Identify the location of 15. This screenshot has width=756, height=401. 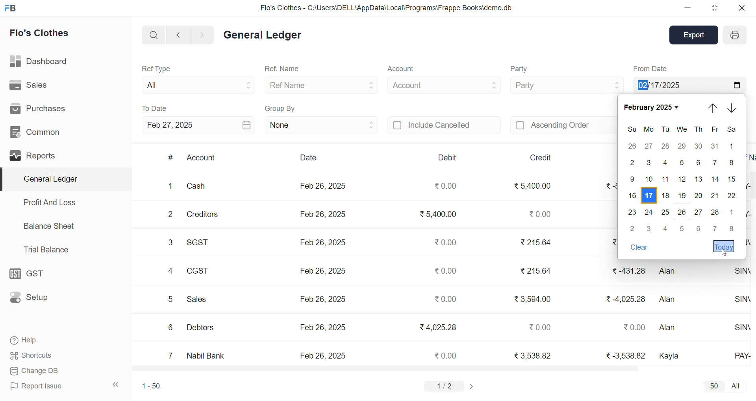
(732, 179).